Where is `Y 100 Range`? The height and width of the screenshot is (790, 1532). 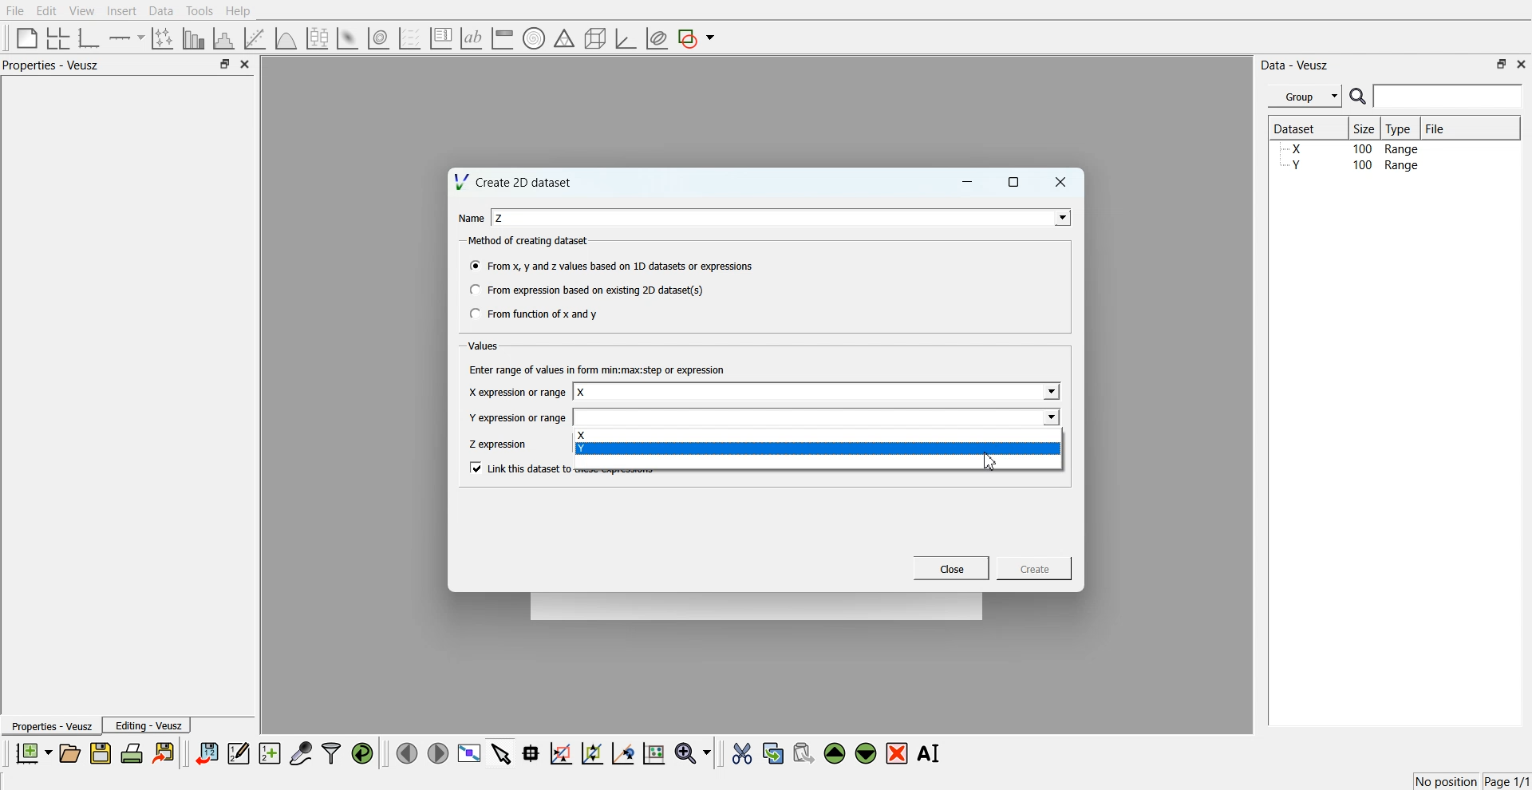
Y 100 Range is located at coordinates (1351, 165).